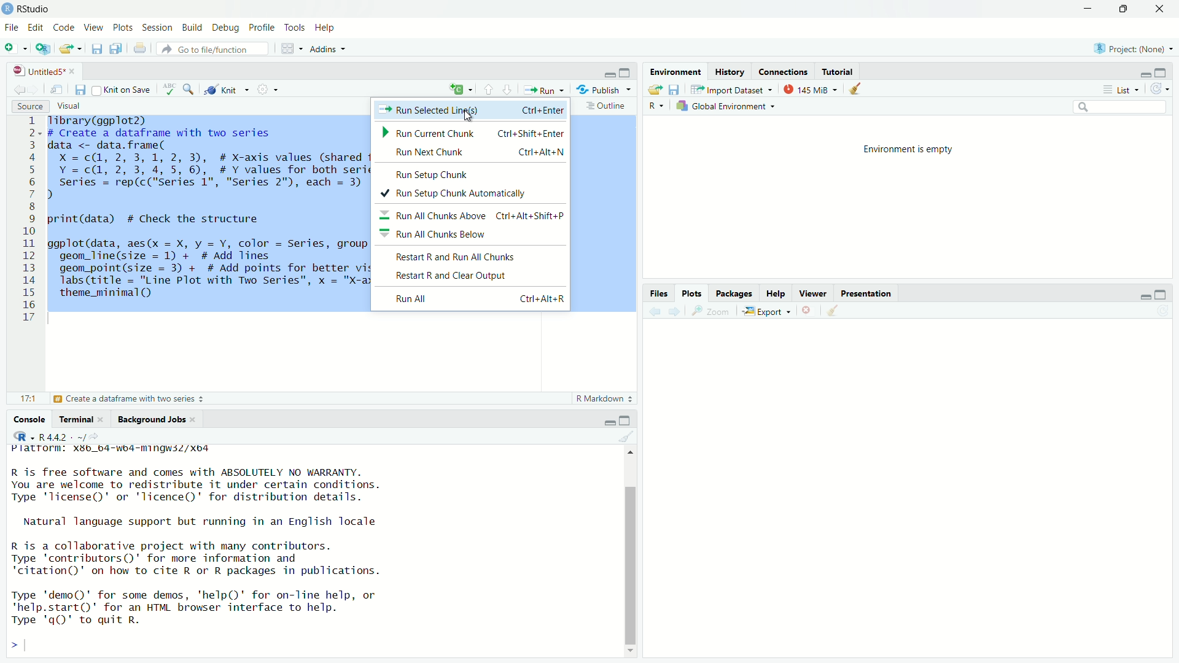  What do you see at coordinates (29, 419) in the screenshot?
I see `Console` at bounding box center [29, 419].